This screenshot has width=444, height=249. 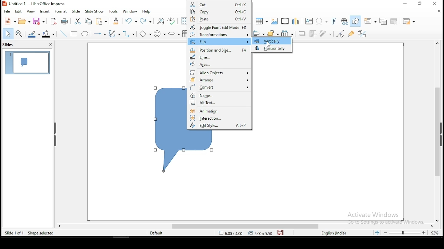 What do you see at coordinates (220, 118) in the screenshot?
I see `interaction` at bounding box center [220, 118].